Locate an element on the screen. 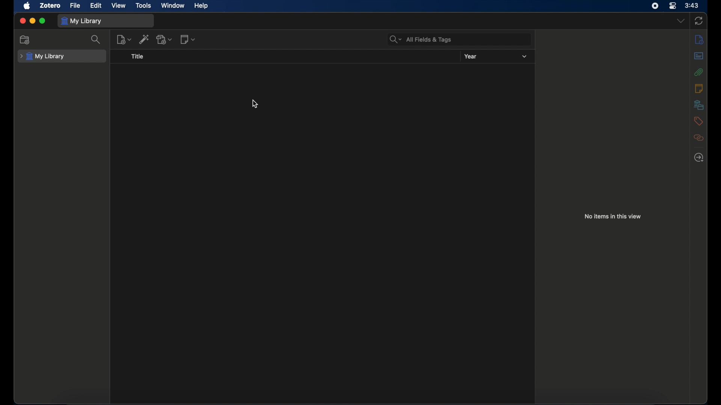 The width and height of the screenshot is (721, 405). zotero is located at coordinates (50, 5).